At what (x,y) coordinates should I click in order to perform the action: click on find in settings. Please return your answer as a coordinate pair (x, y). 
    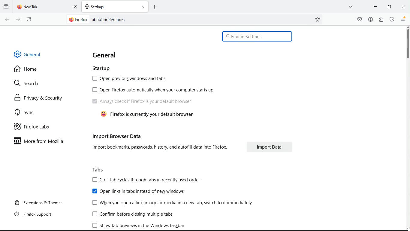
    Looking at the image, I should click on (257, 37).